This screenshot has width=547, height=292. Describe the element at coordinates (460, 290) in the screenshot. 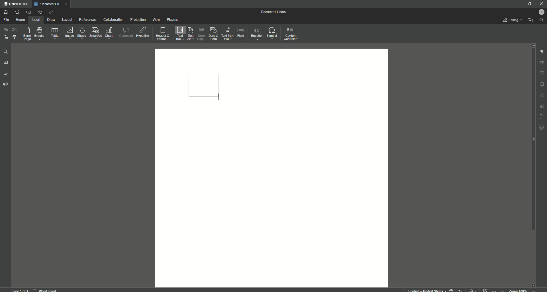

I see `spell checking` at that location.